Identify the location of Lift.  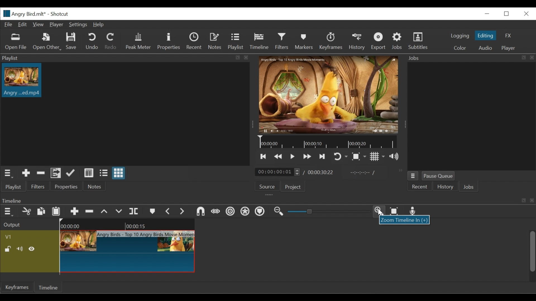
(105, 211).